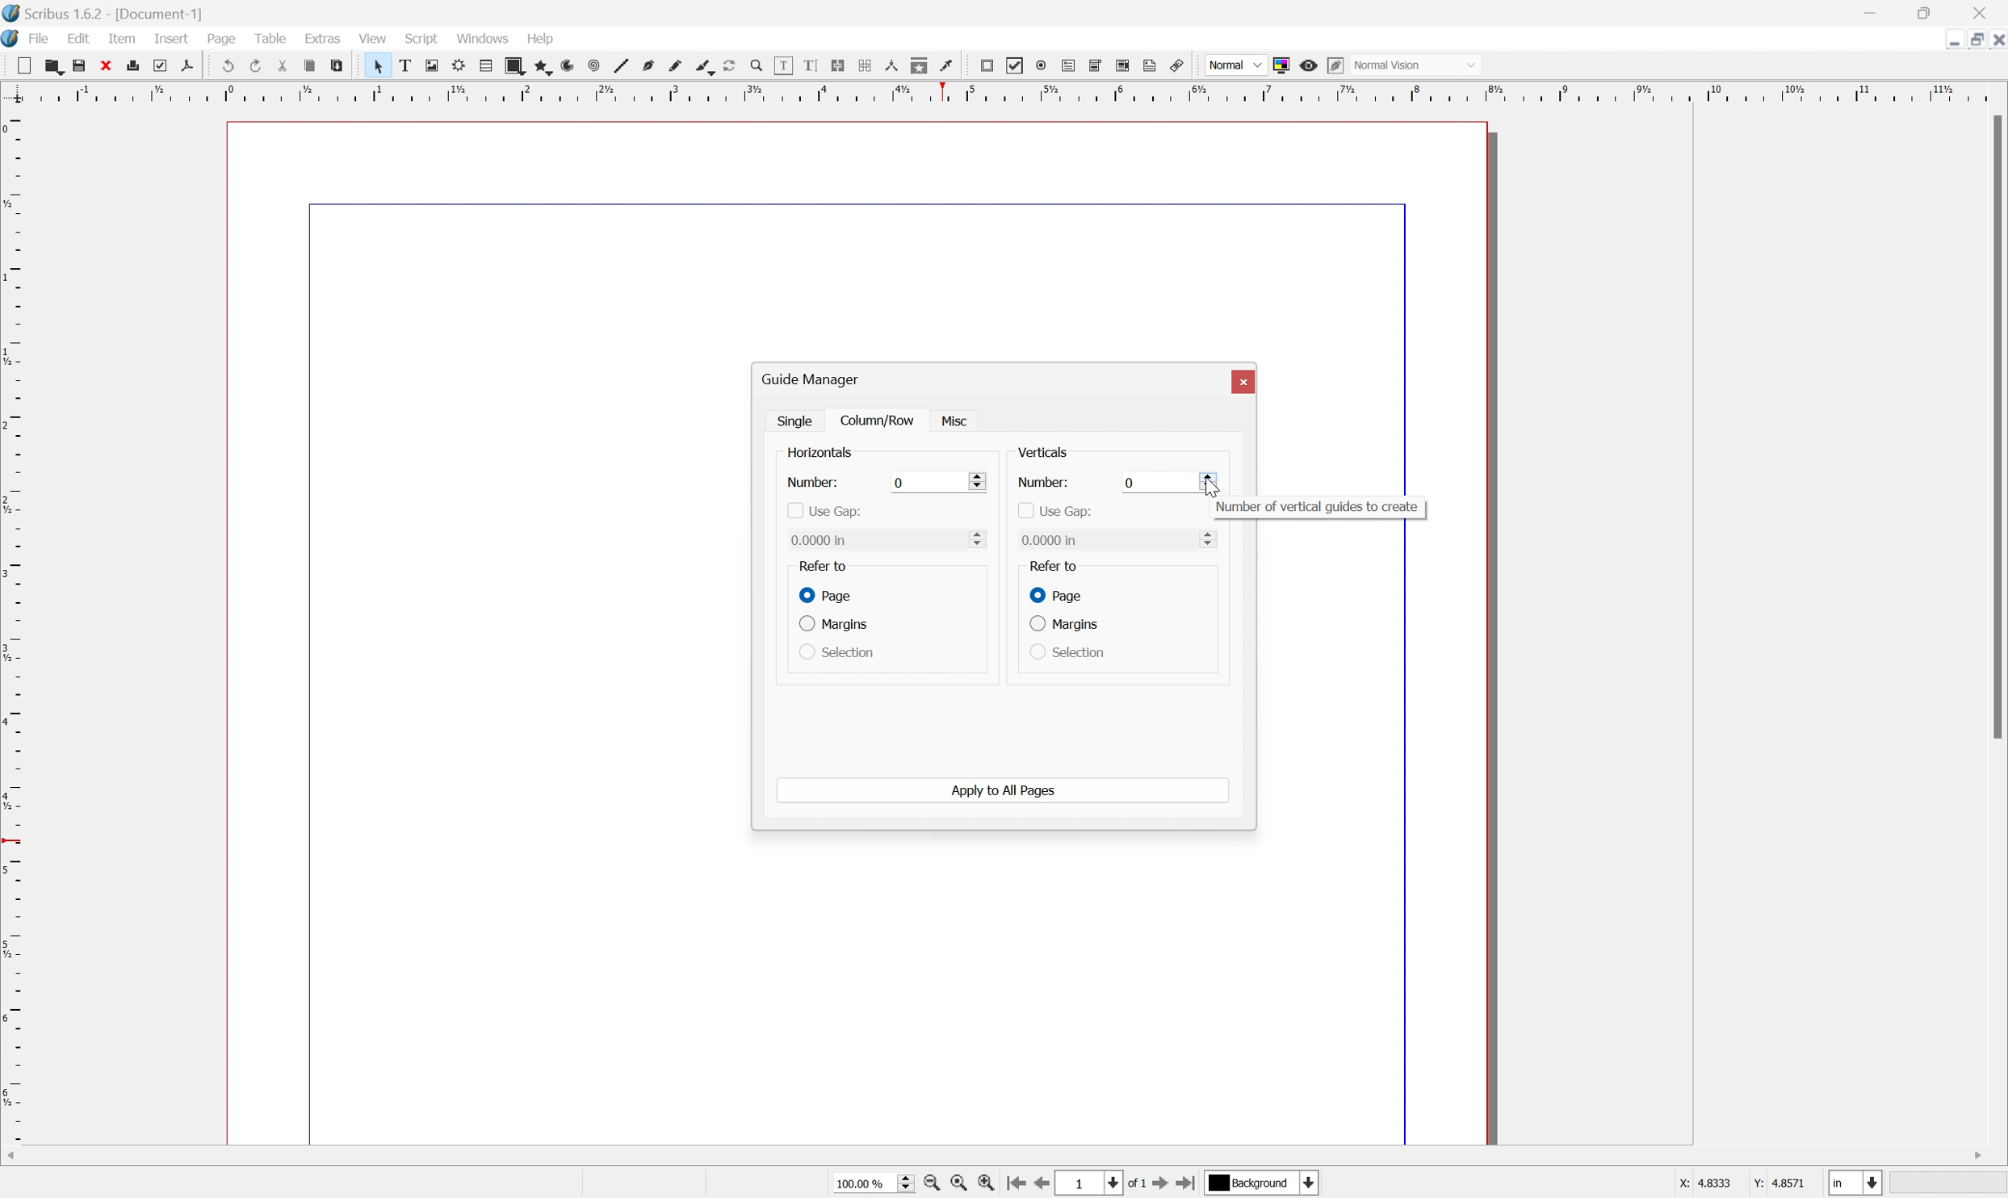 The image size is (2008, 1198). Describe the element at coordinates (459, 67) in the screenshot. I see `render frame` at that location.